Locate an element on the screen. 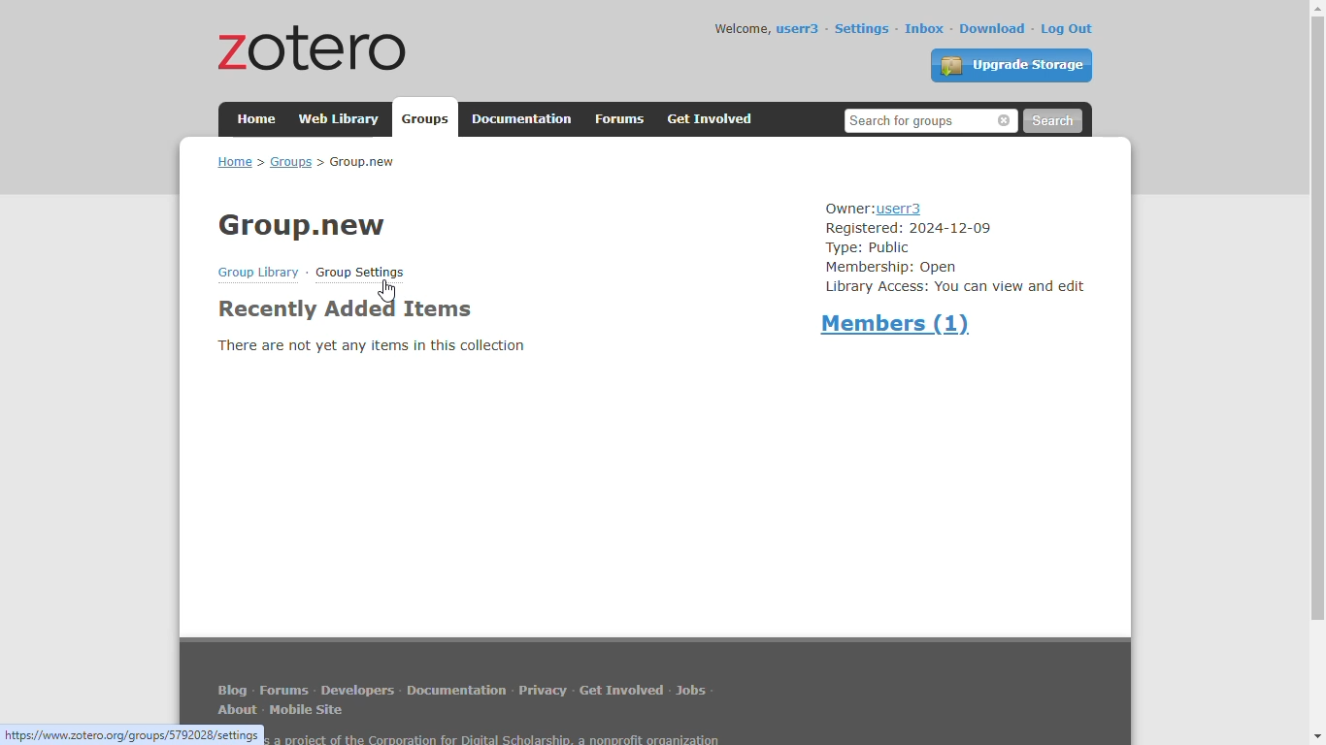 The width and height of the screenshot is (1326, 745). download is located at coordinates (994, 28).